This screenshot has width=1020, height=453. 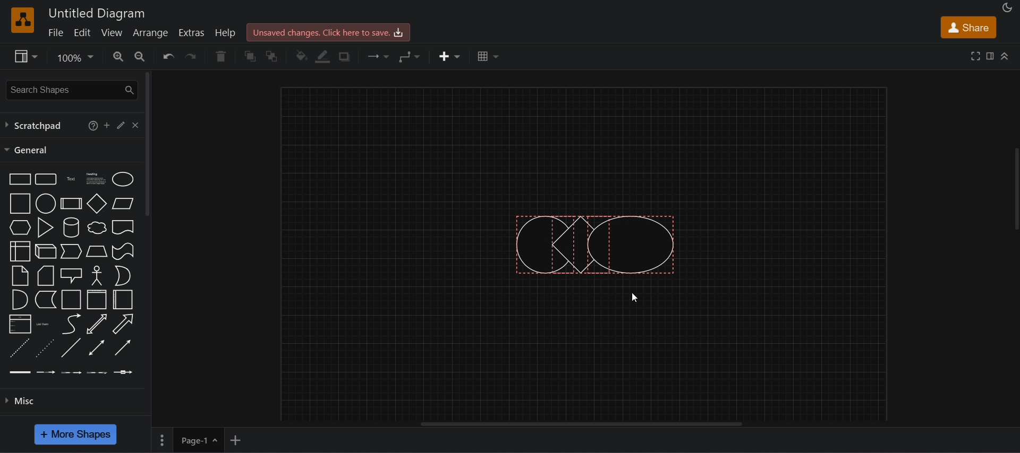 What do you see at coordinates (82, 32) in the screenshot?
I see `edit` at bounding box center [82, 32].